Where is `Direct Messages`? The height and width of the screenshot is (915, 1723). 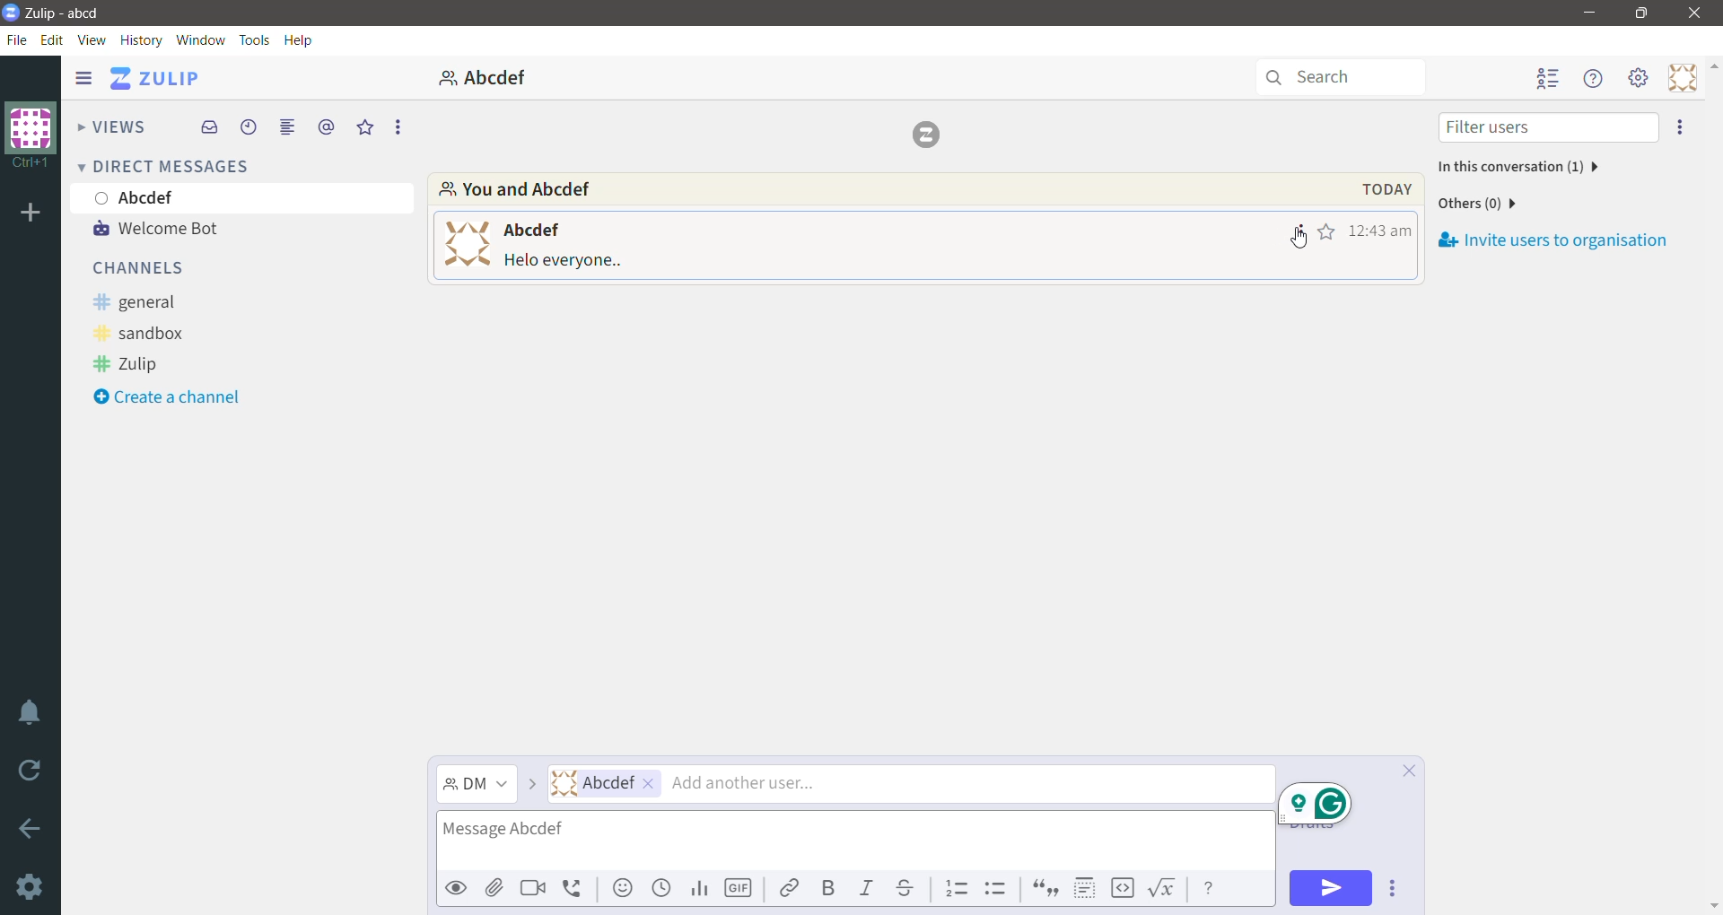
Direct Messages is located at coordinates (168, 166).